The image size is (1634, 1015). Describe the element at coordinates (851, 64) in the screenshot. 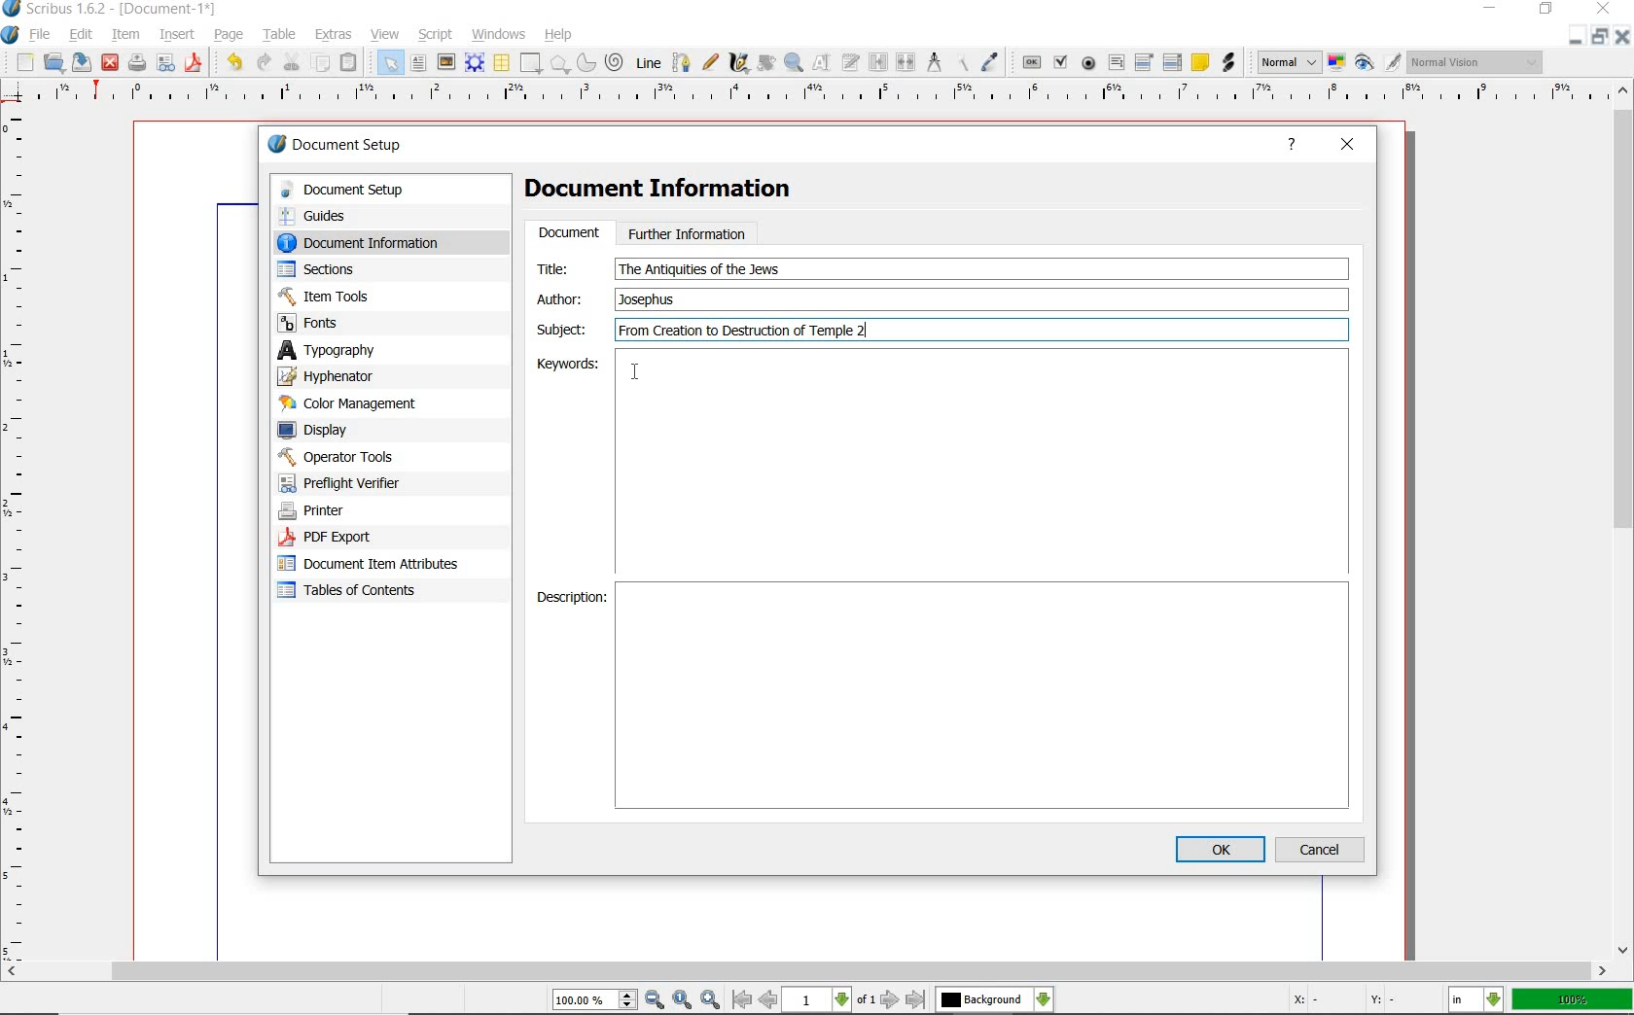

I see `edit text with story editor` at that location.